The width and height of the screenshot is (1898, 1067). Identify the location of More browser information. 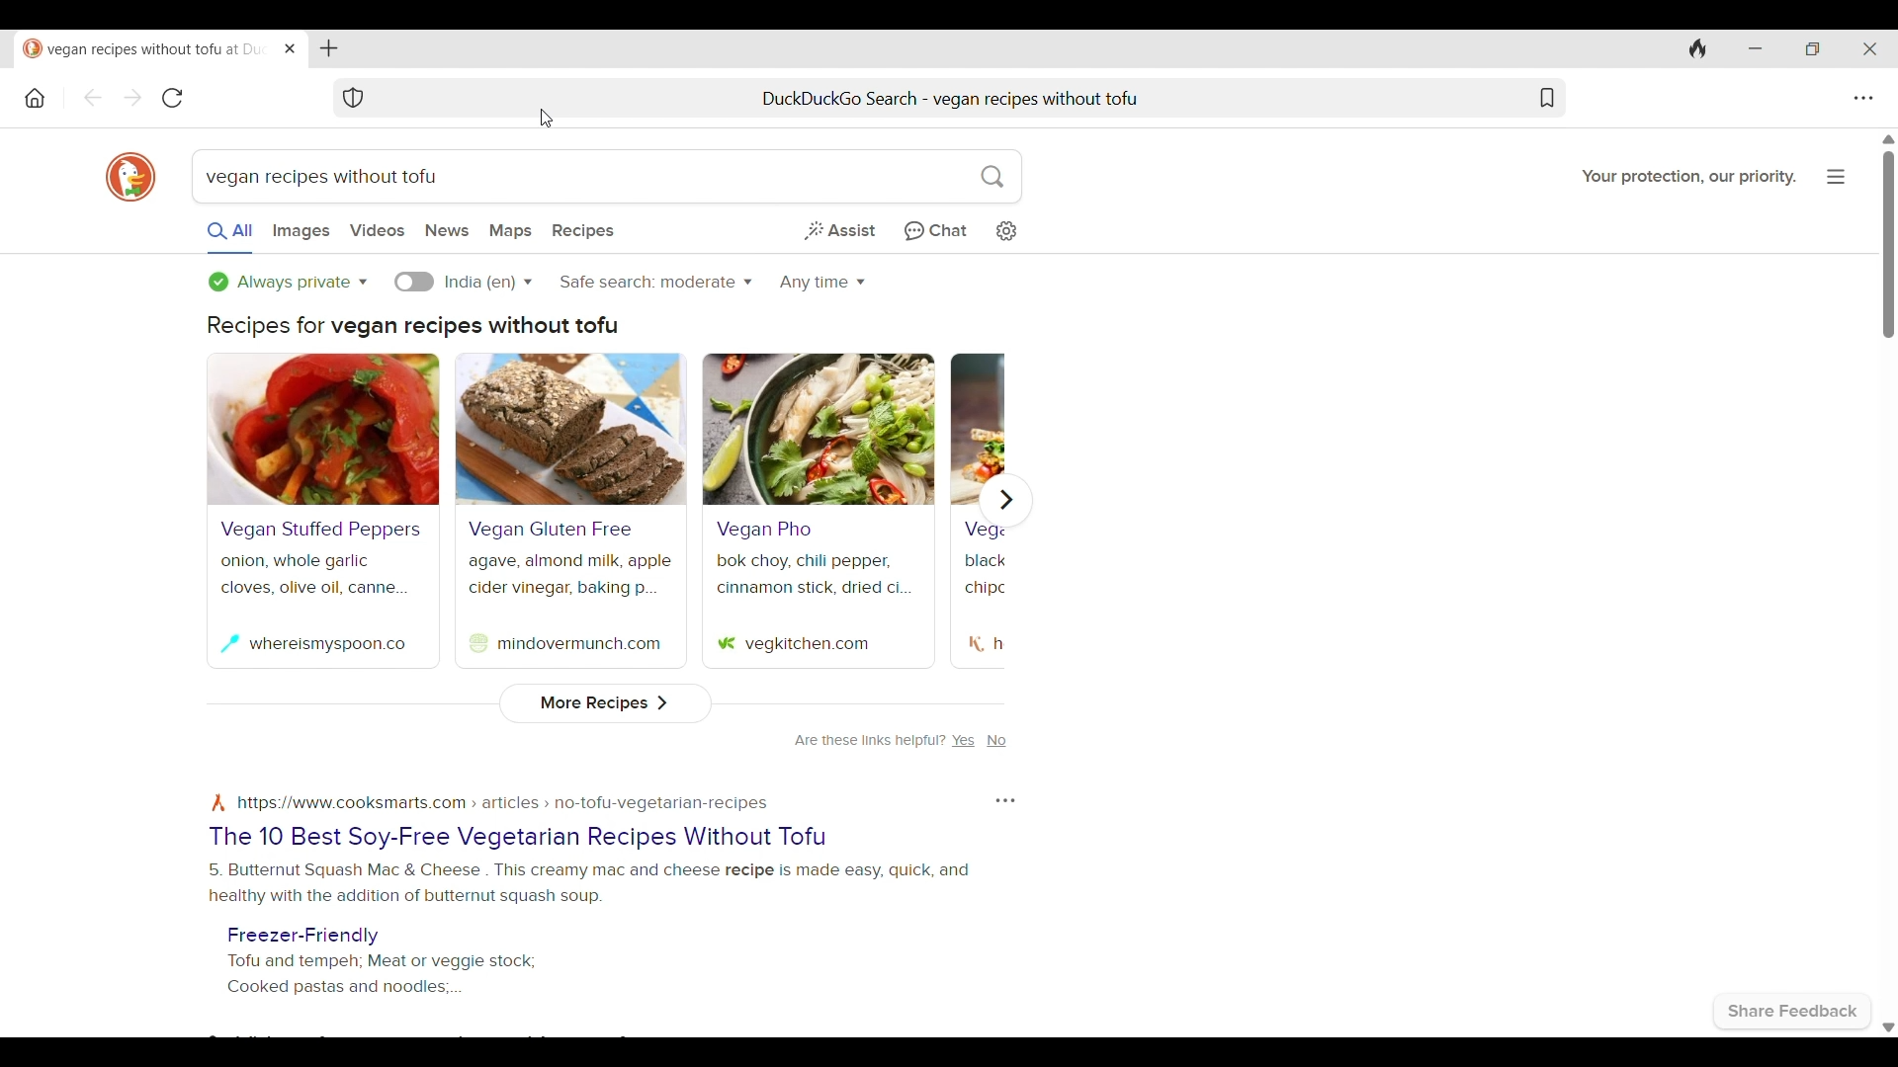
(1837, 176).